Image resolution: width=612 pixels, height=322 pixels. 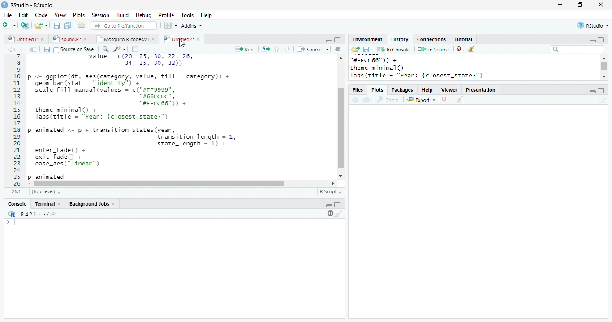 I want to click on Untitled1, so click(x=21, y=38).